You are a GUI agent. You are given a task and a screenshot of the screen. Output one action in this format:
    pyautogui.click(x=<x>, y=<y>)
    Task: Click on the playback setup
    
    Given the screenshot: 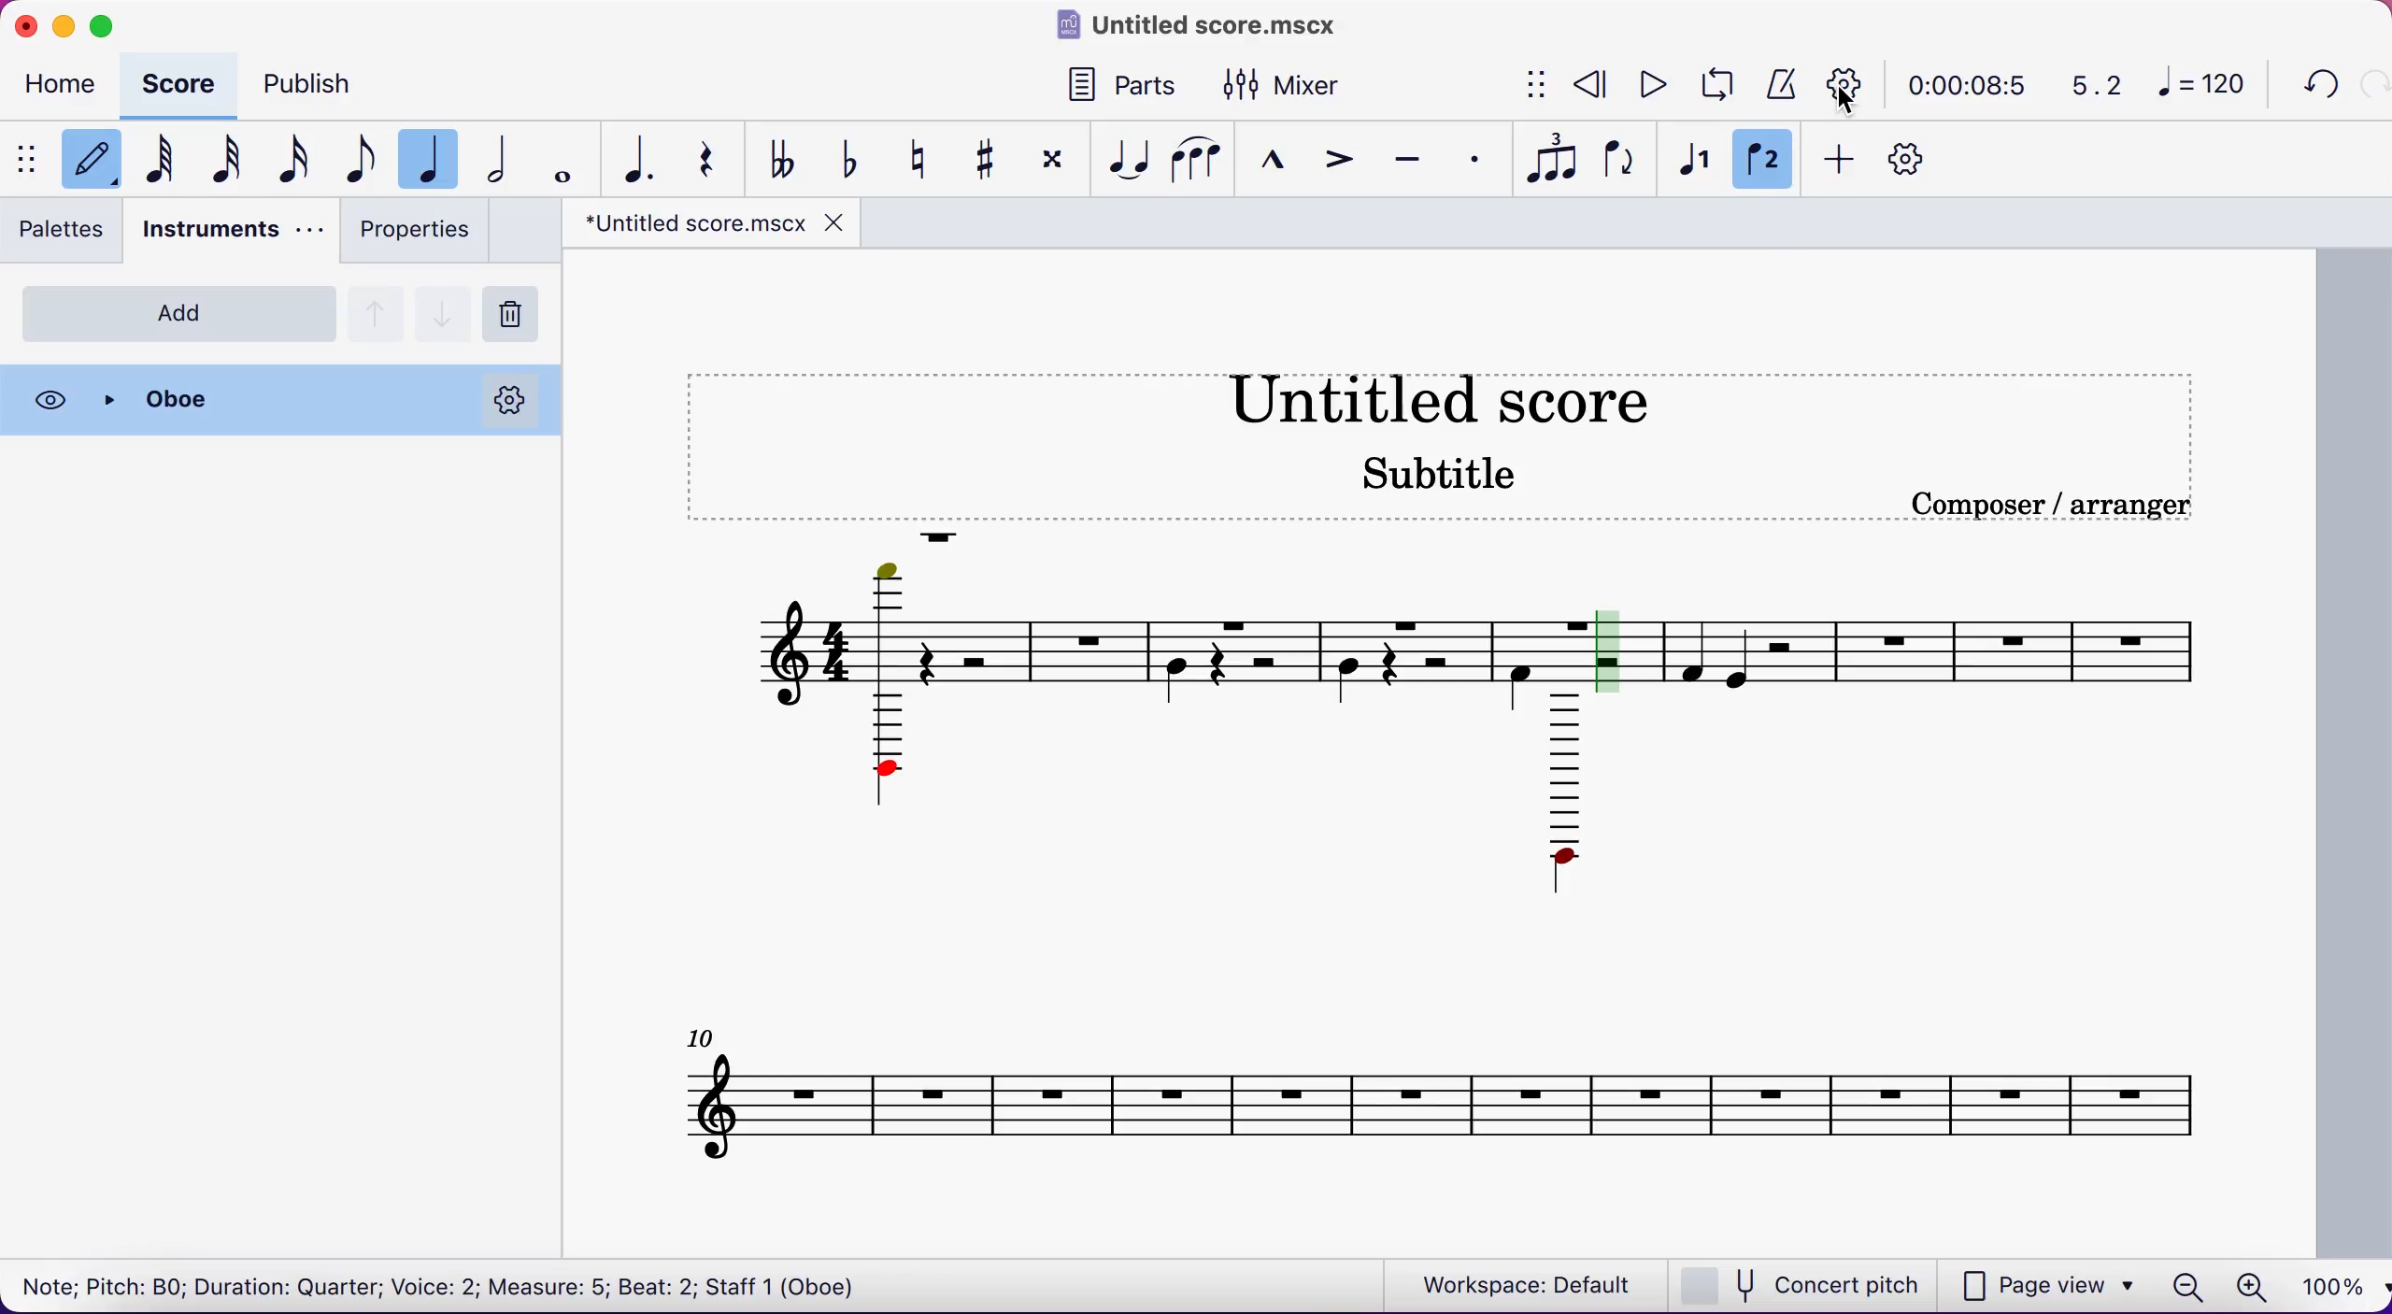 What is the action you would take?
    pyautogui.click(x=1846, y=82)
    